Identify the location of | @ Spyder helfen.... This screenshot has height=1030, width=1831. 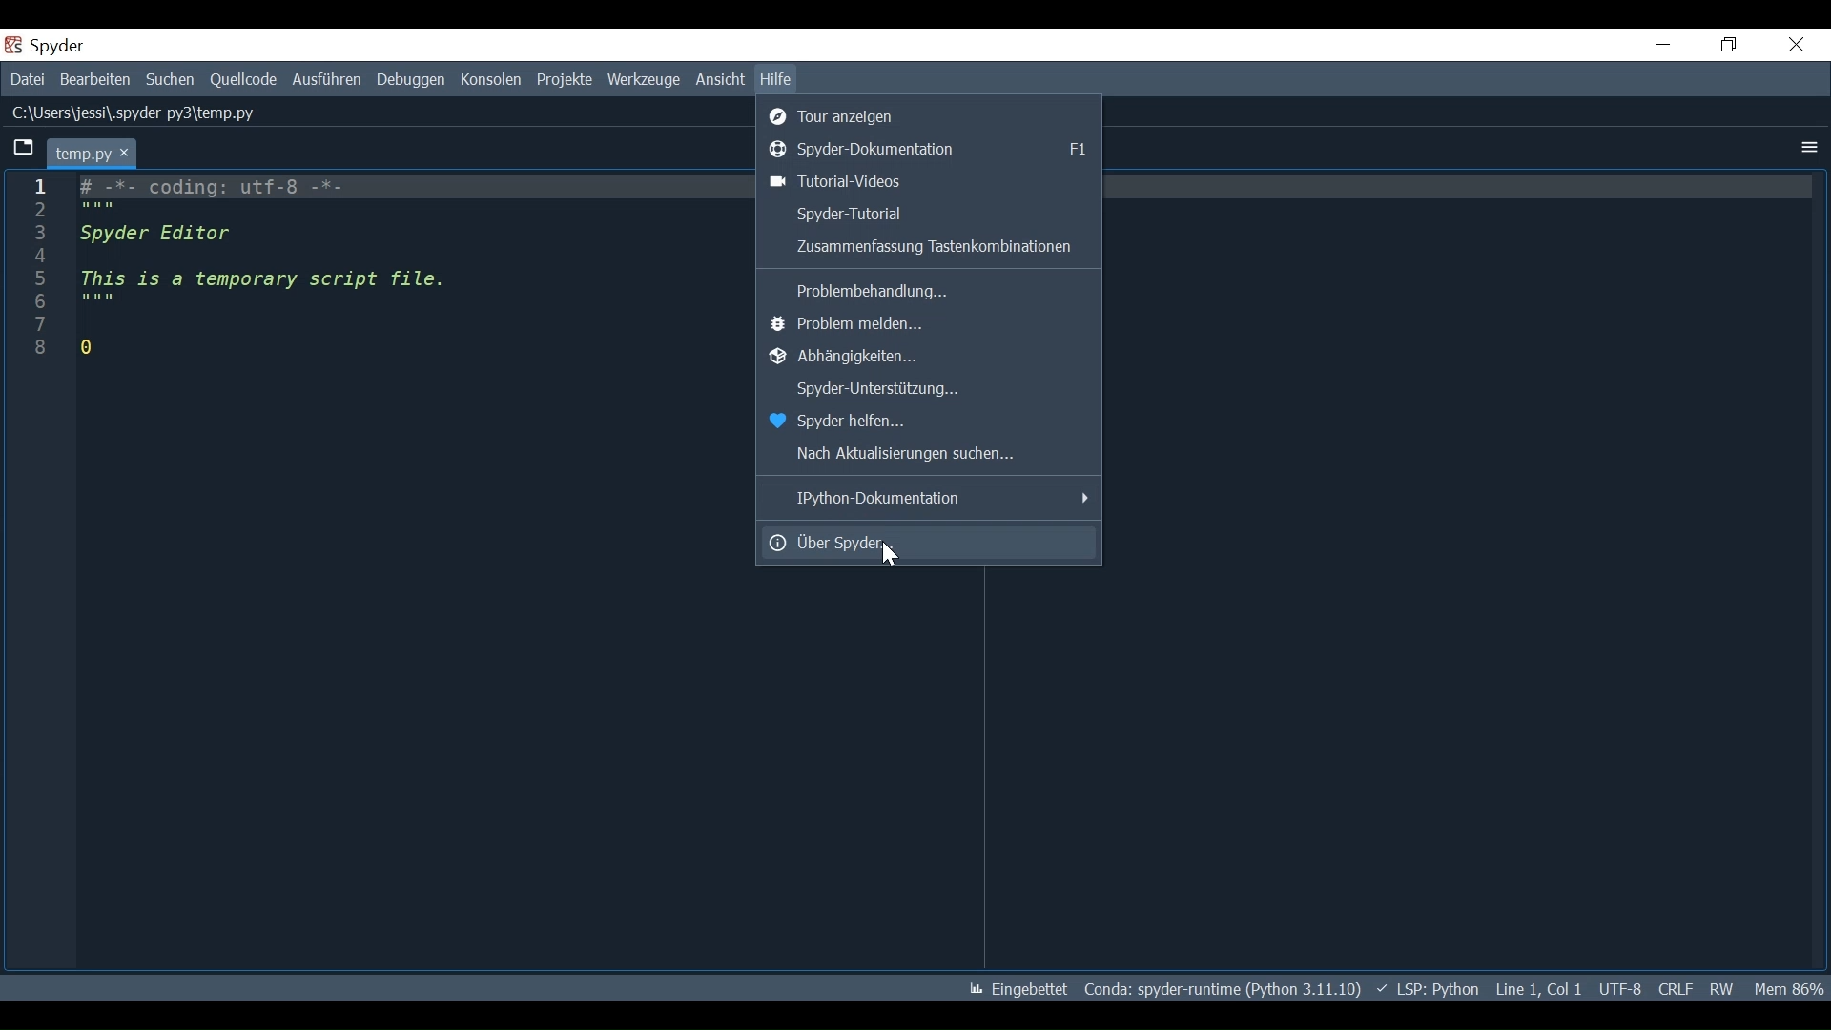
(848, 422).